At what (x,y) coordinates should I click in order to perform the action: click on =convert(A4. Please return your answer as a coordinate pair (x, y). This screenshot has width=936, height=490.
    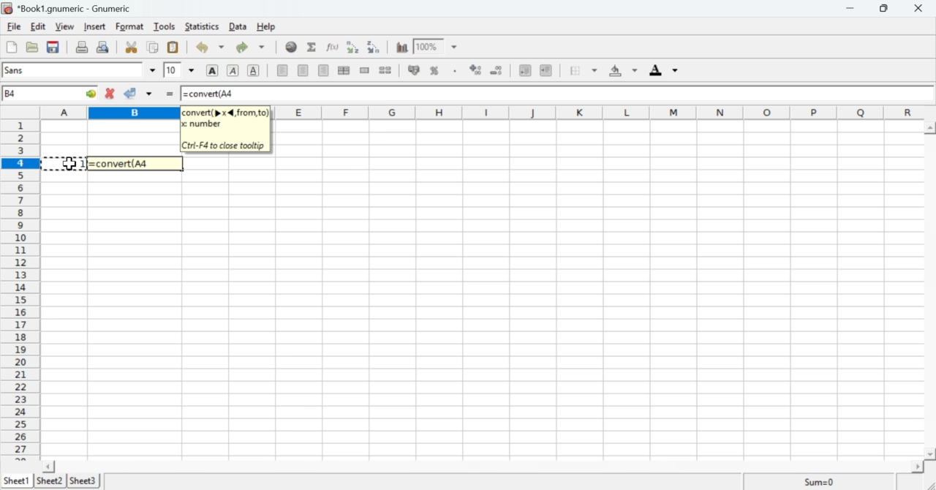
    Looking at the image, I should click on (558, 93).